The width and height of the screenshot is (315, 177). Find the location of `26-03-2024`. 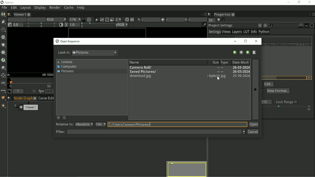

26-03-2024 is located at coordinates (230, 72).